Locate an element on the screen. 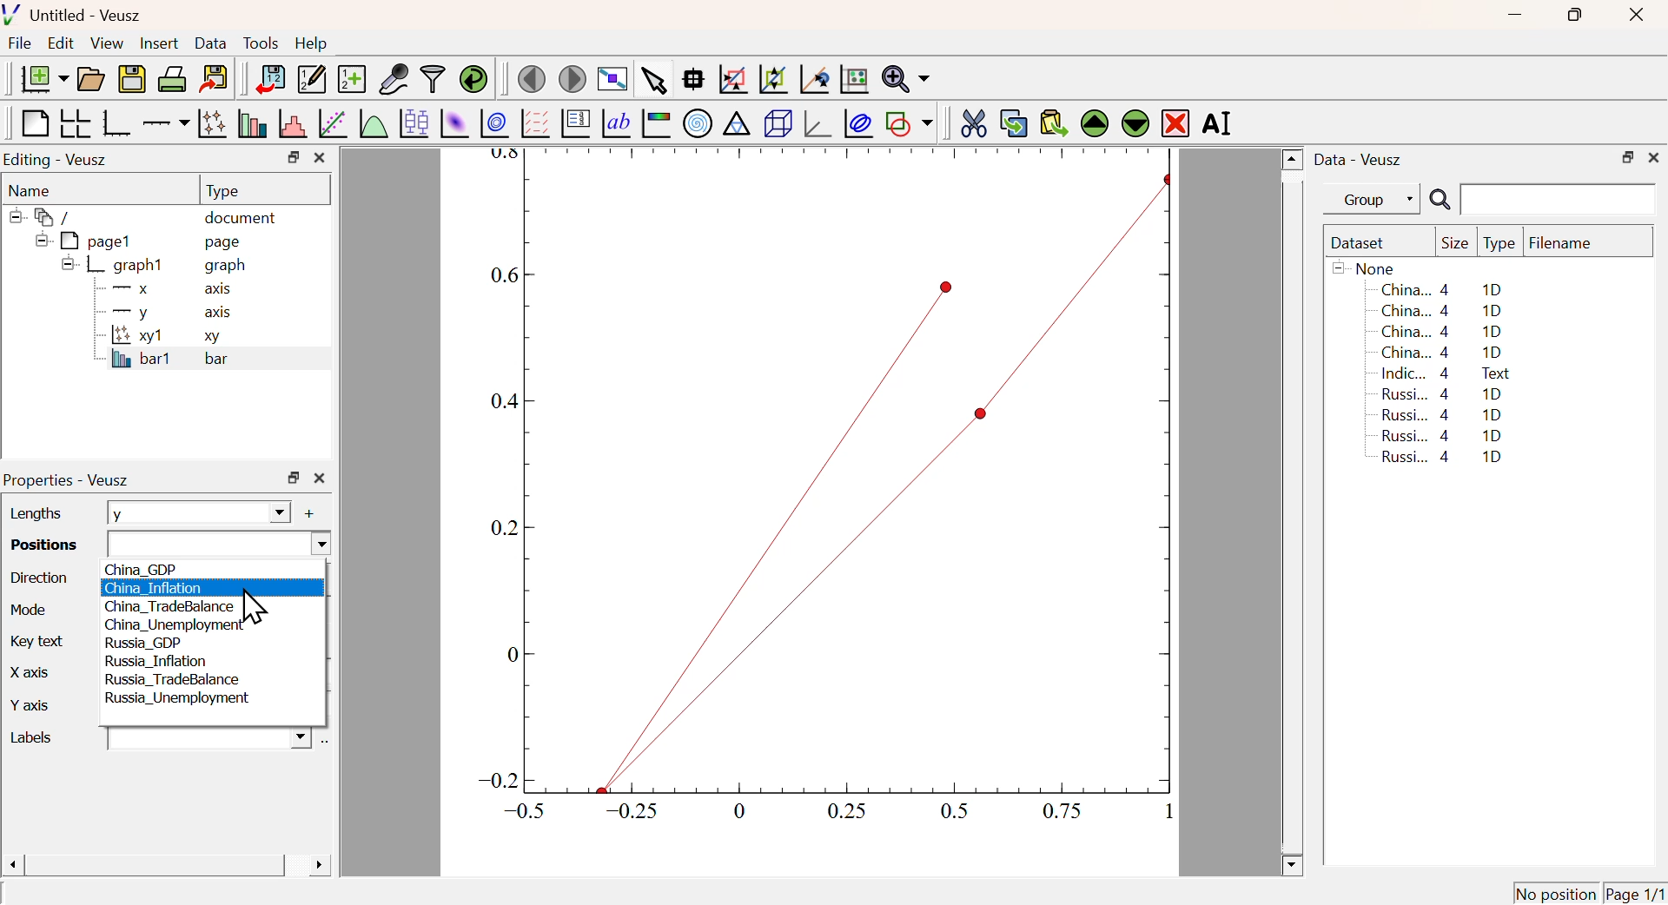  Text Label is located at coordinates (616, 124).